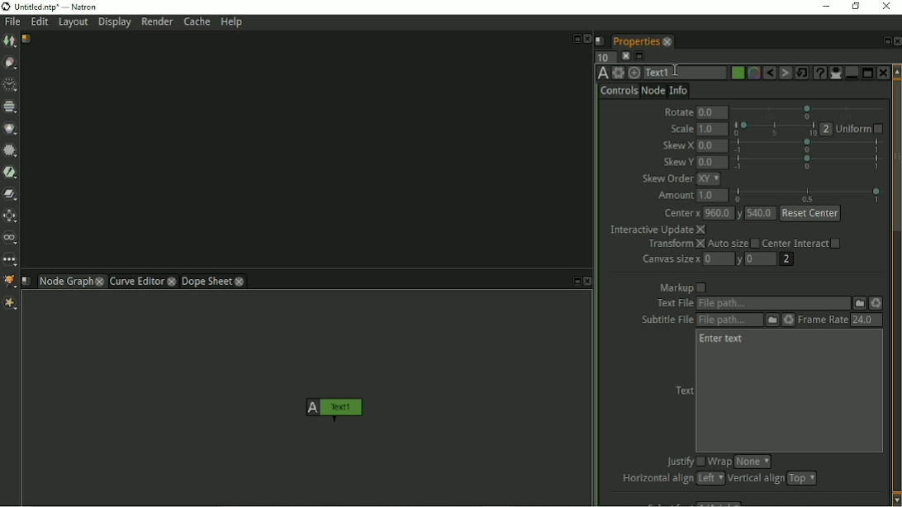 The height and width of the screenshot is (507, 902). Describe the element at coordinates (658, 230) in the screenshot. I see `Interactive Update` at that location.